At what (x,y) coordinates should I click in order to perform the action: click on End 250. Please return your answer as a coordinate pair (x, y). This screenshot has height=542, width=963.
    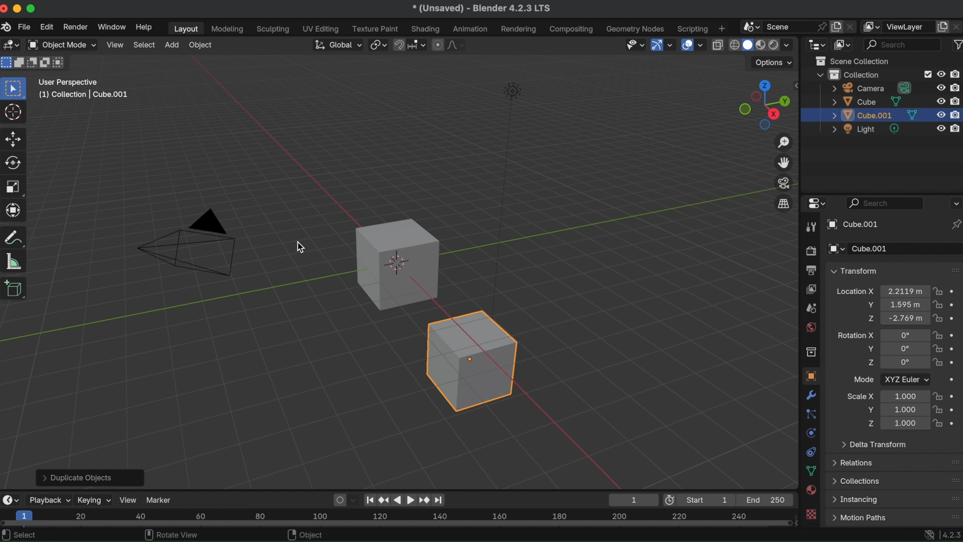
    Looking at the image, I should click on (766, 499).